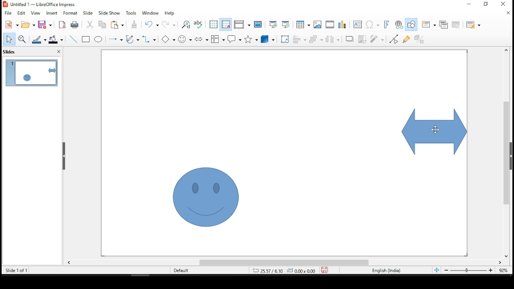 Image resolution: width=514 pixels, height=289 pixels. What do you see at coordinates (331, 39) in the screenshot?
I see `distribute` at bounding box center [331, 39].